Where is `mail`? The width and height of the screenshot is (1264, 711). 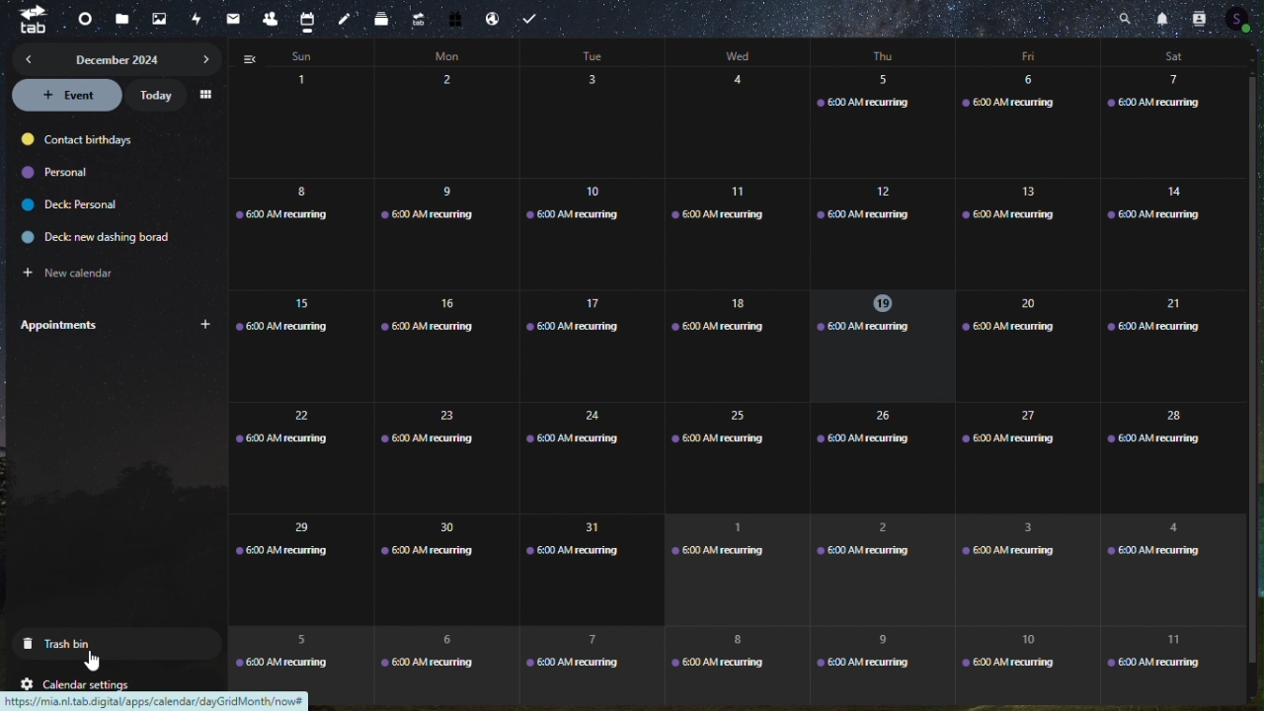
mail is located at coordinates (231, 20).